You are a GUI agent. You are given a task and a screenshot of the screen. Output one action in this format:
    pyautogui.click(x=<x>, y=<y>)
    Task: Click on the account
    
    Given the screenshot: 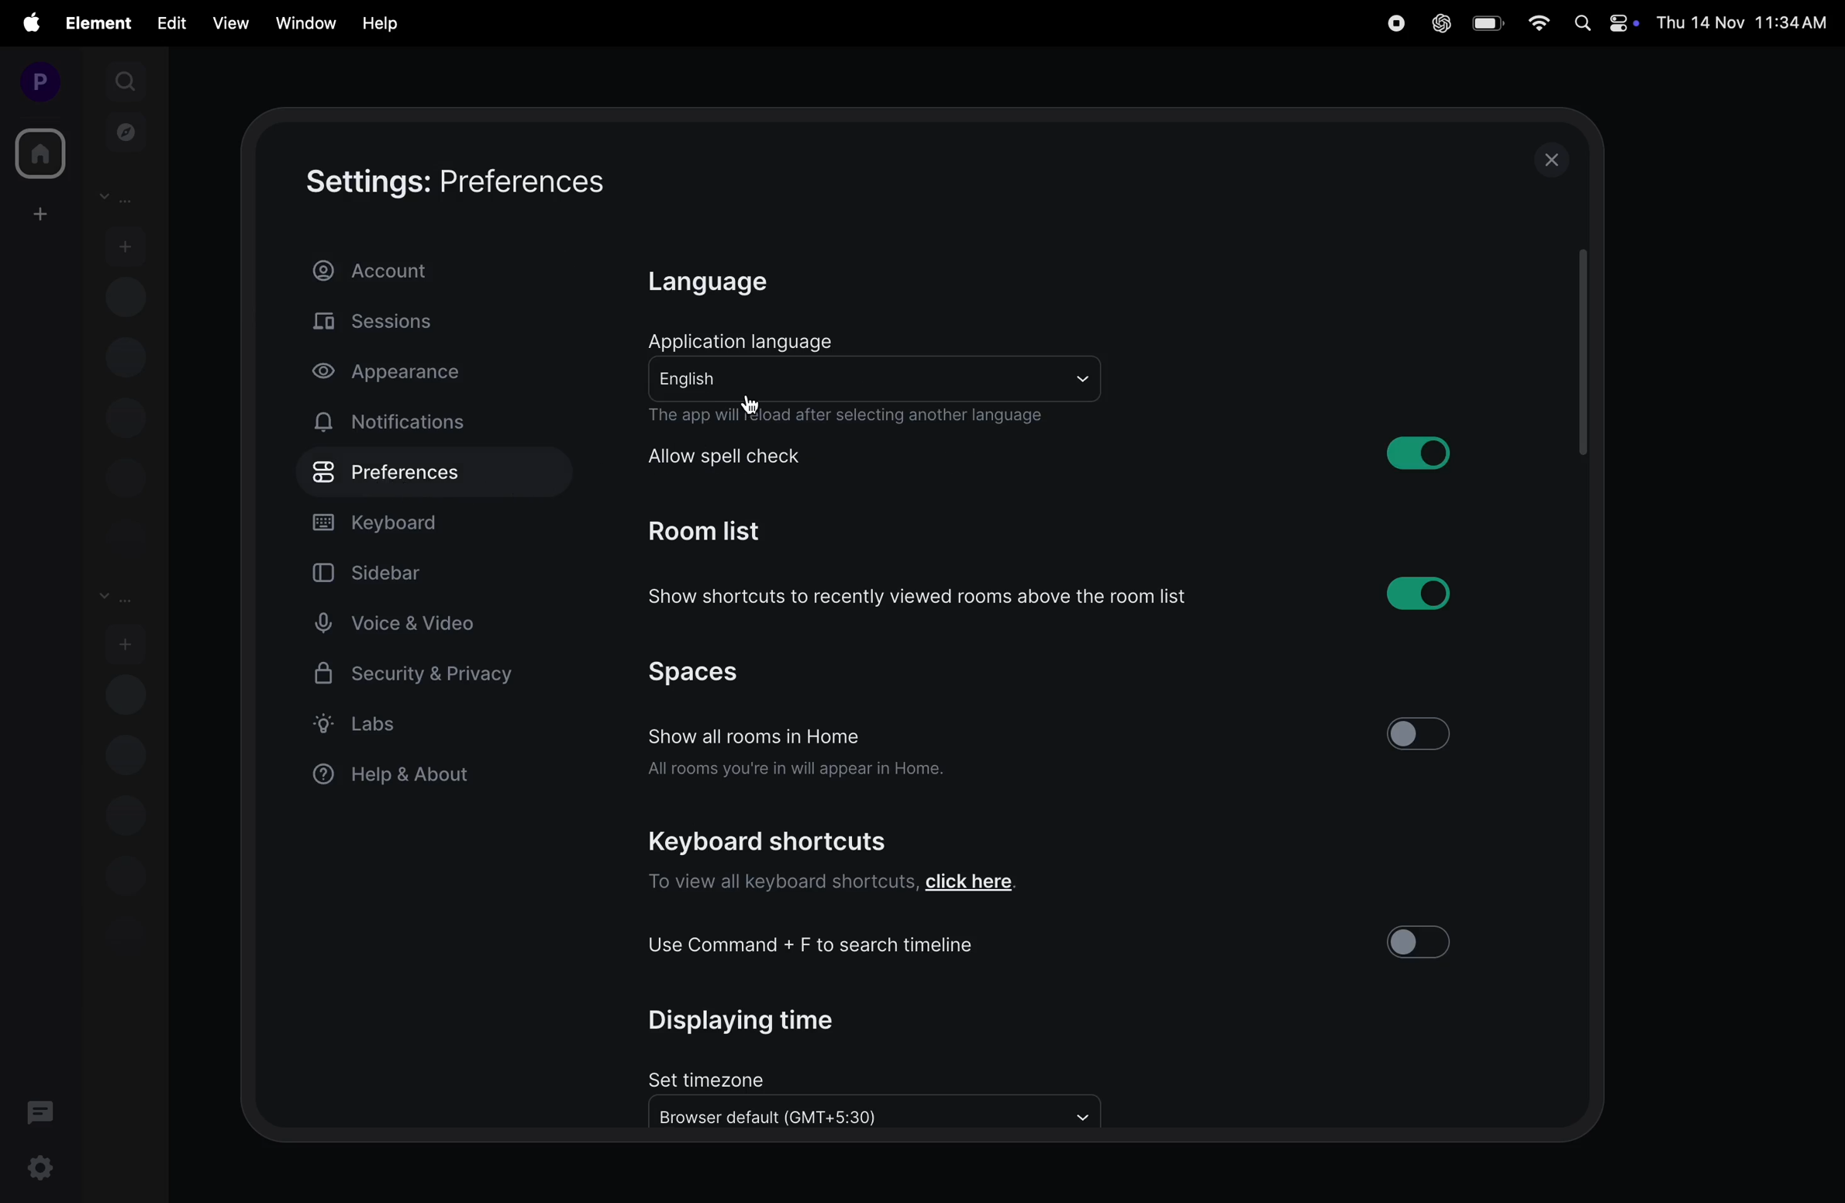 What is the action you would take?
    pyautogui.click(x=441, y=271)
    